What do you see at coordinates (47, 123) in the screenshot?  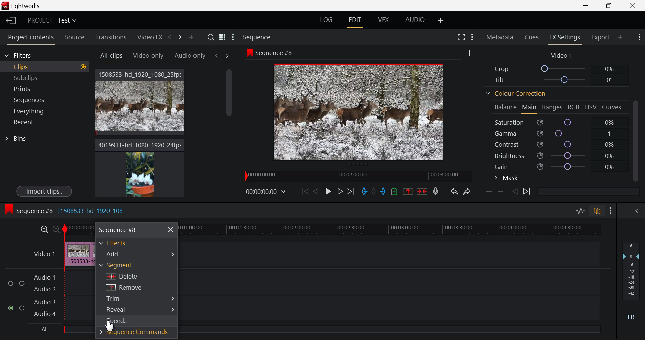 I see `Recent` at bounding box center [47, 123].